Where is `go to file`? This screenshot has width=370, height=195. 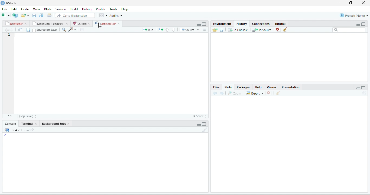
go to file is located at coordinates (75, 15).